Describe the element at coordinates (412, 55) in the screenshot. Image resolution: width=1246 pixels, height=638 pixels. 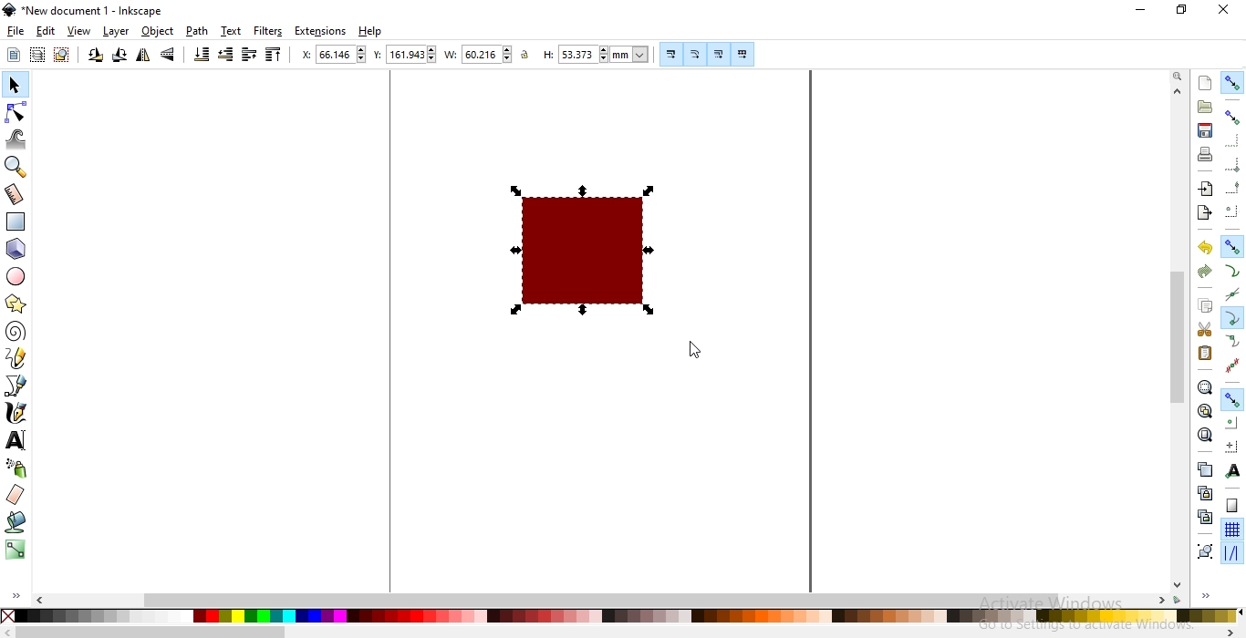
I see `161.943` at that location.